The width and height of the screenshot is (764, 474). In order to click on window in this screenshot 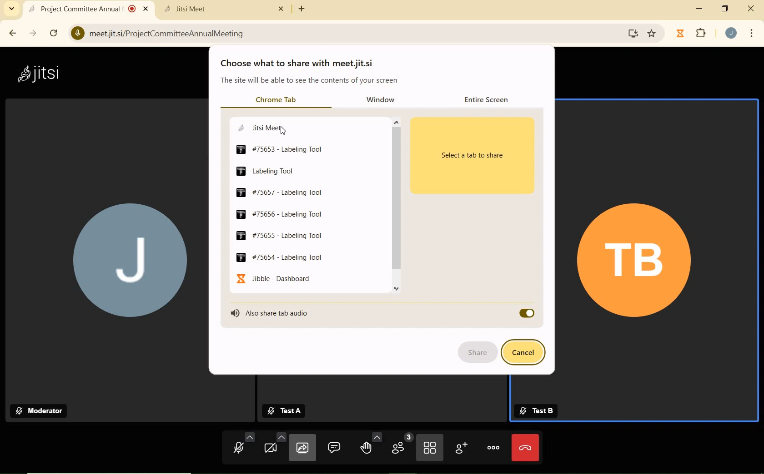, I will do `click(383, 99)`.